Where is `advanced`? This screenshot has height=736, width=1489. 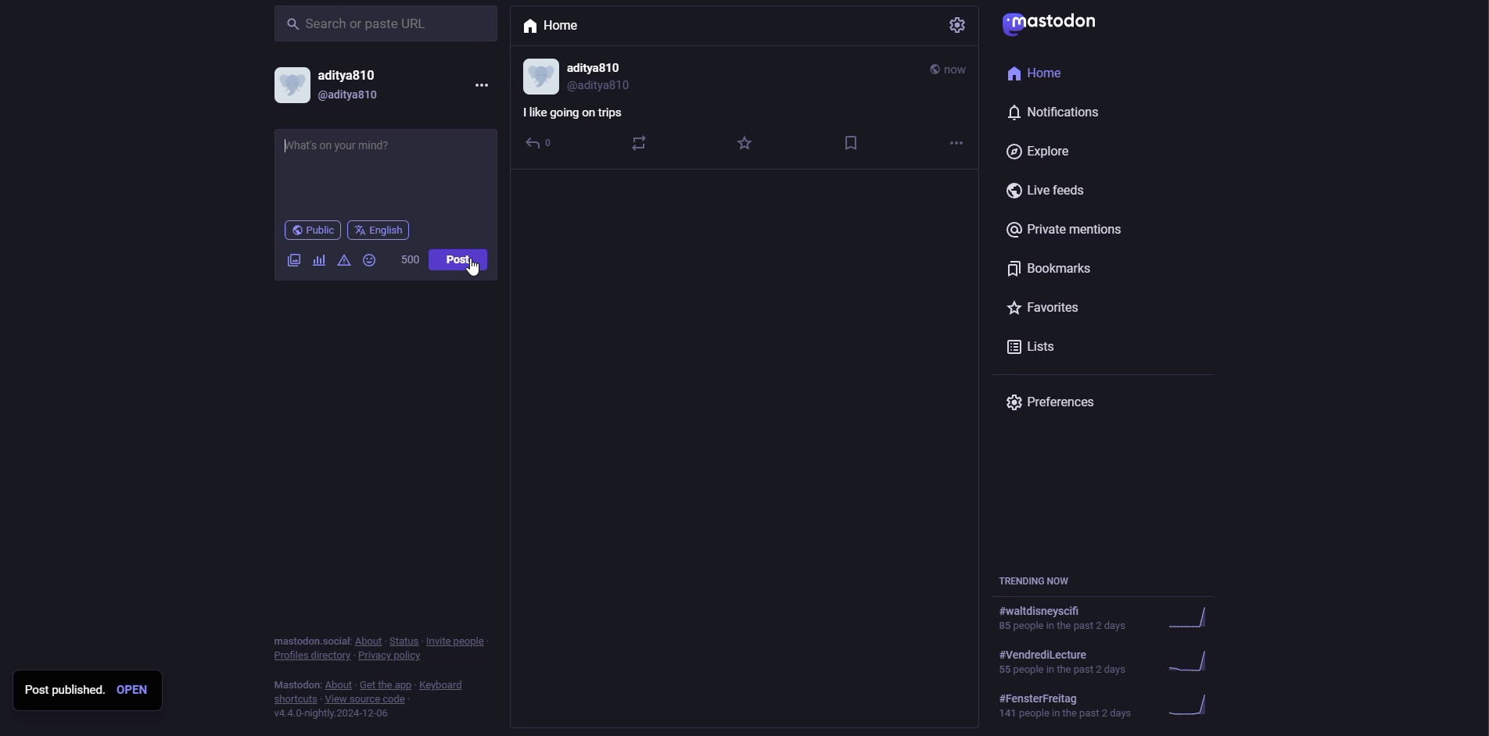
advanced is located at coordinates (343, 262).